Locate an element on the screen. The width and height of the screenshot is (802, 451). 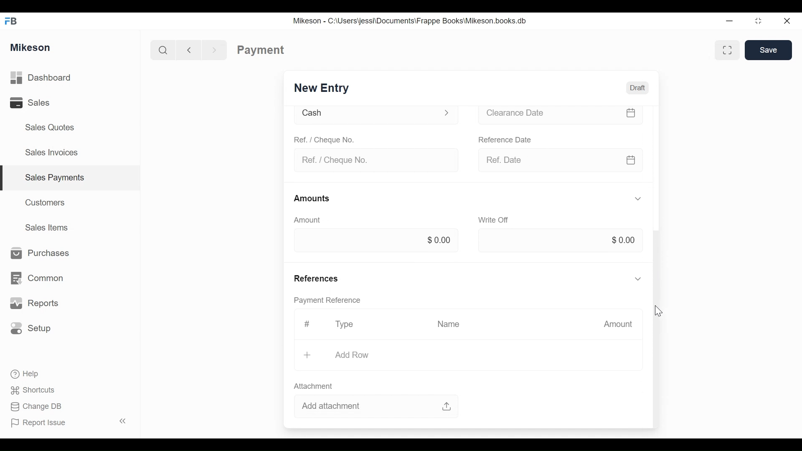
Mikeson - C:\Users\jessi\Documents\Frappe Books\Mikeson.books.db is located at coordinates (411, 21).